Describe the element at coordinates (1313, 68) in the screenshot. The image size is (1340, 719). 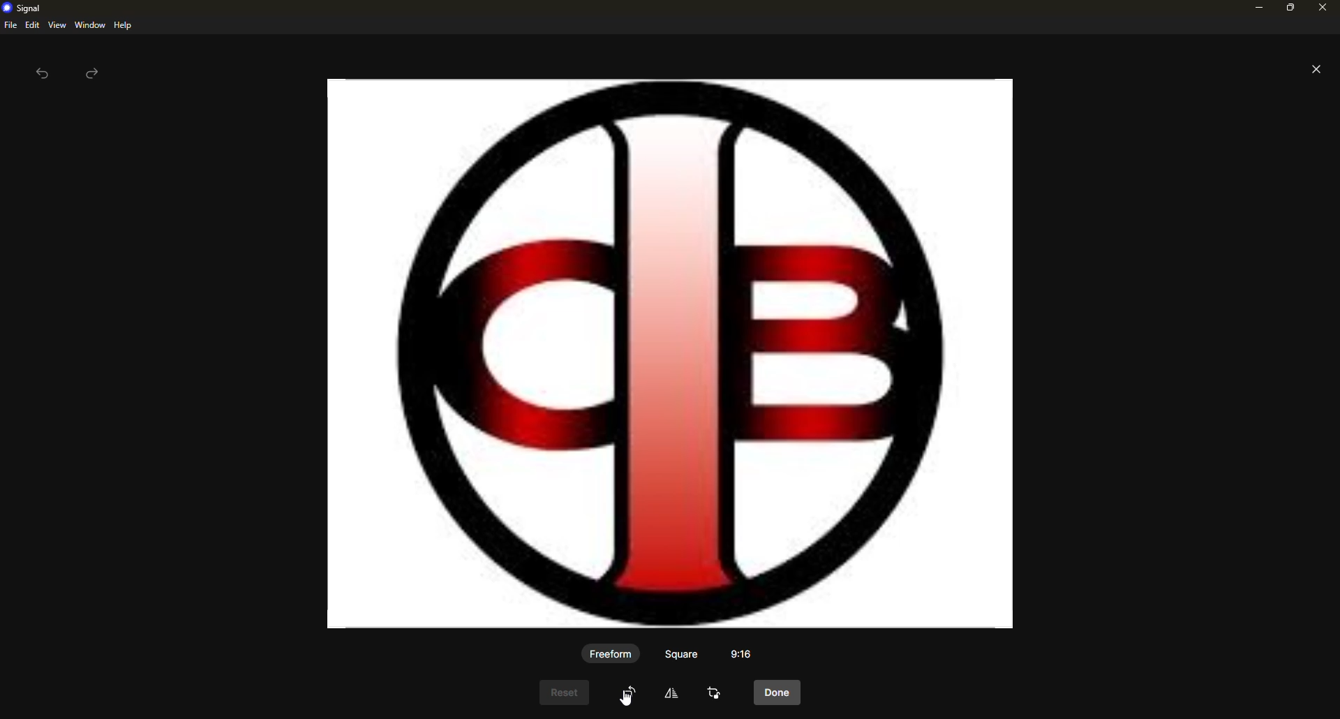
I see `close` at that location.